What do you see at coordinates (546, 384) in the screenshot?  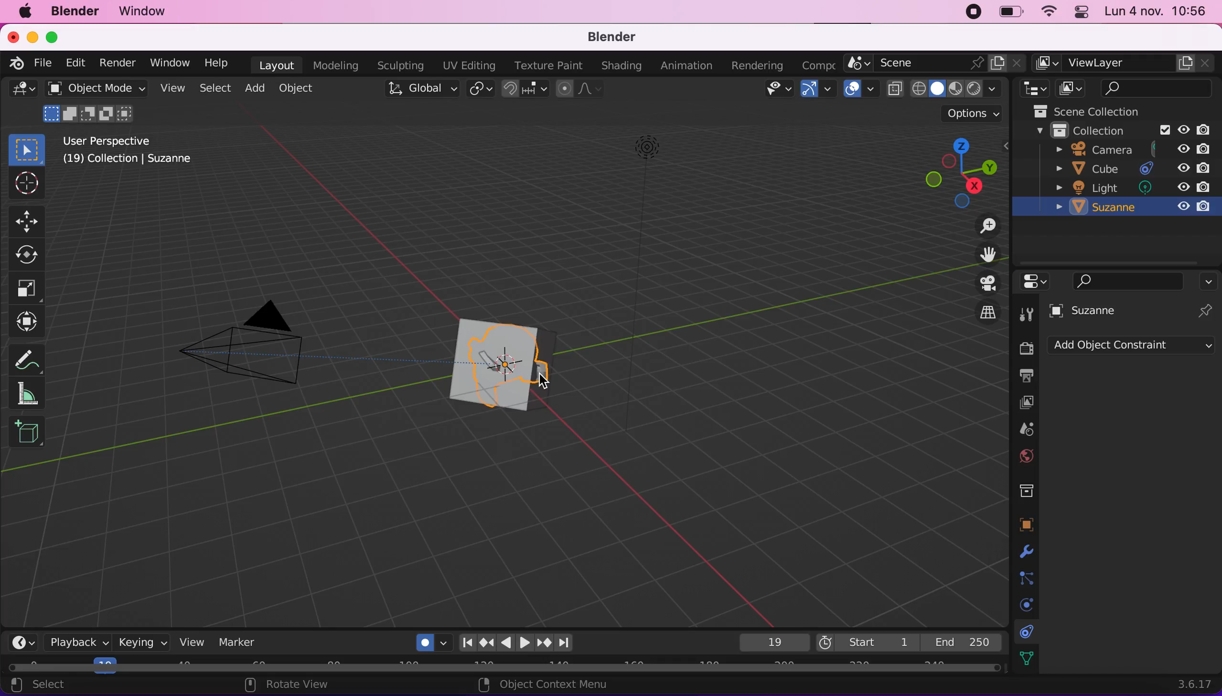 I see `cursor` at bounding box center [546, 384].